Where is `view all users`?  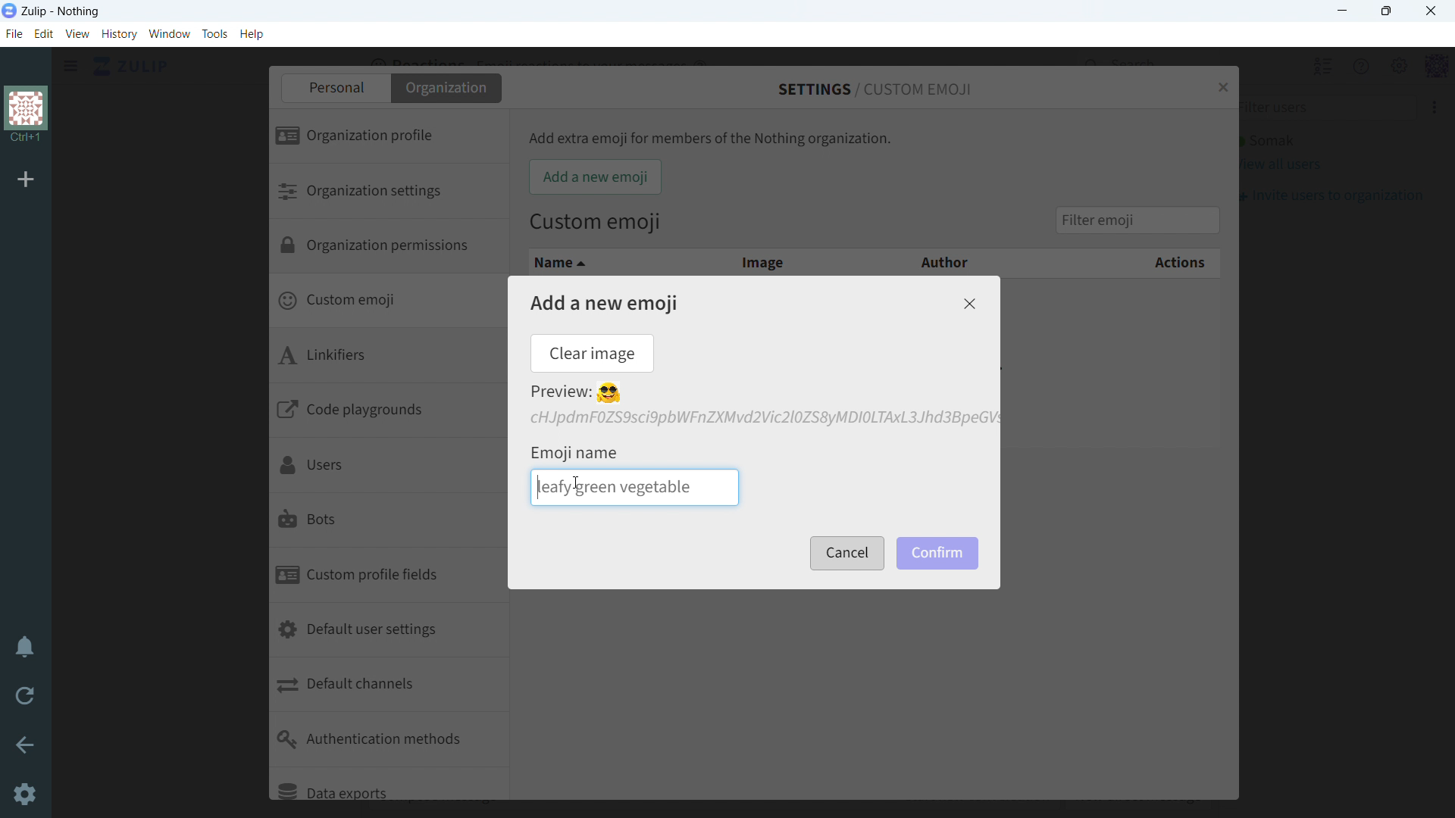
view all users is located at coordinates (1280, 165).